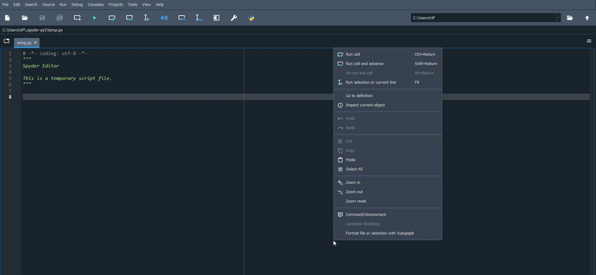 This screenshot has height=275, width=596. What do you see at coordinates (217, 18) in the screenshot?
I see `Maximize current pane` at bounding box center [217, 18].